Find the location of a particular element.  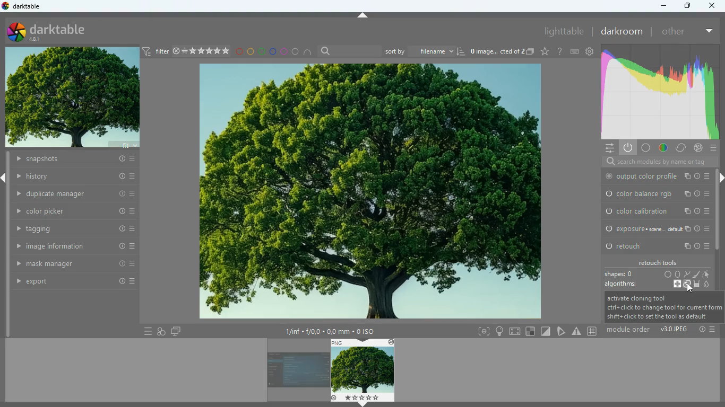

color picker is located at coordinates (76, 213).